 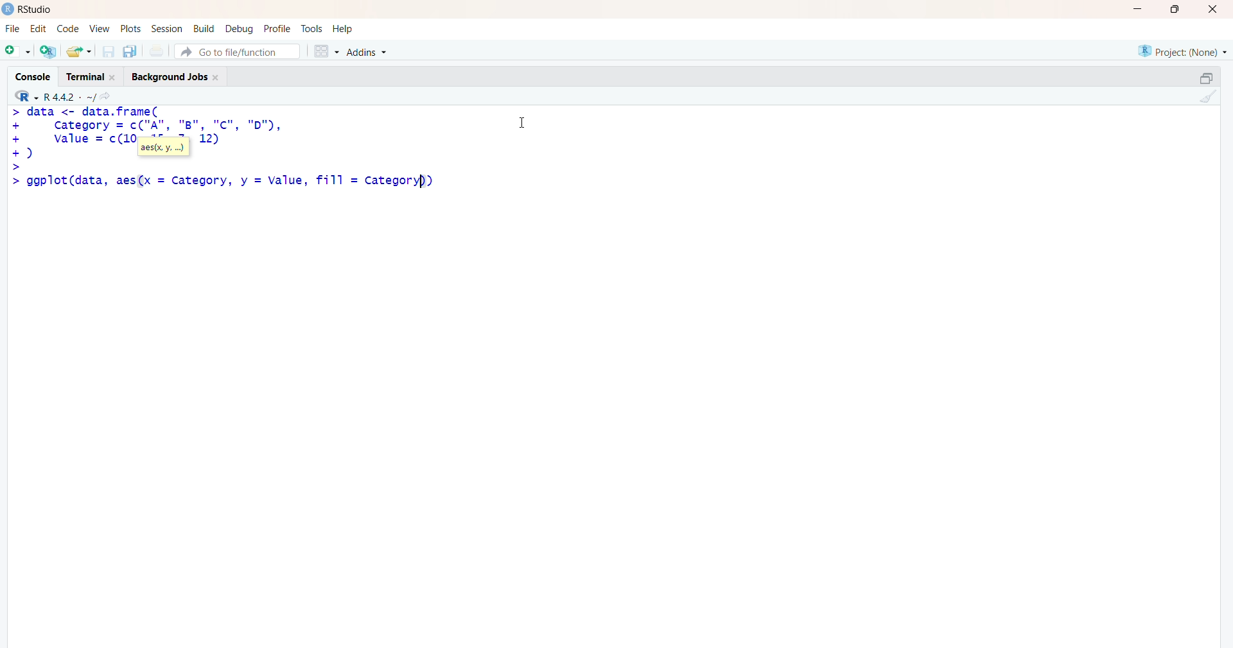 I want to click on File, so click(x=13, y=29).